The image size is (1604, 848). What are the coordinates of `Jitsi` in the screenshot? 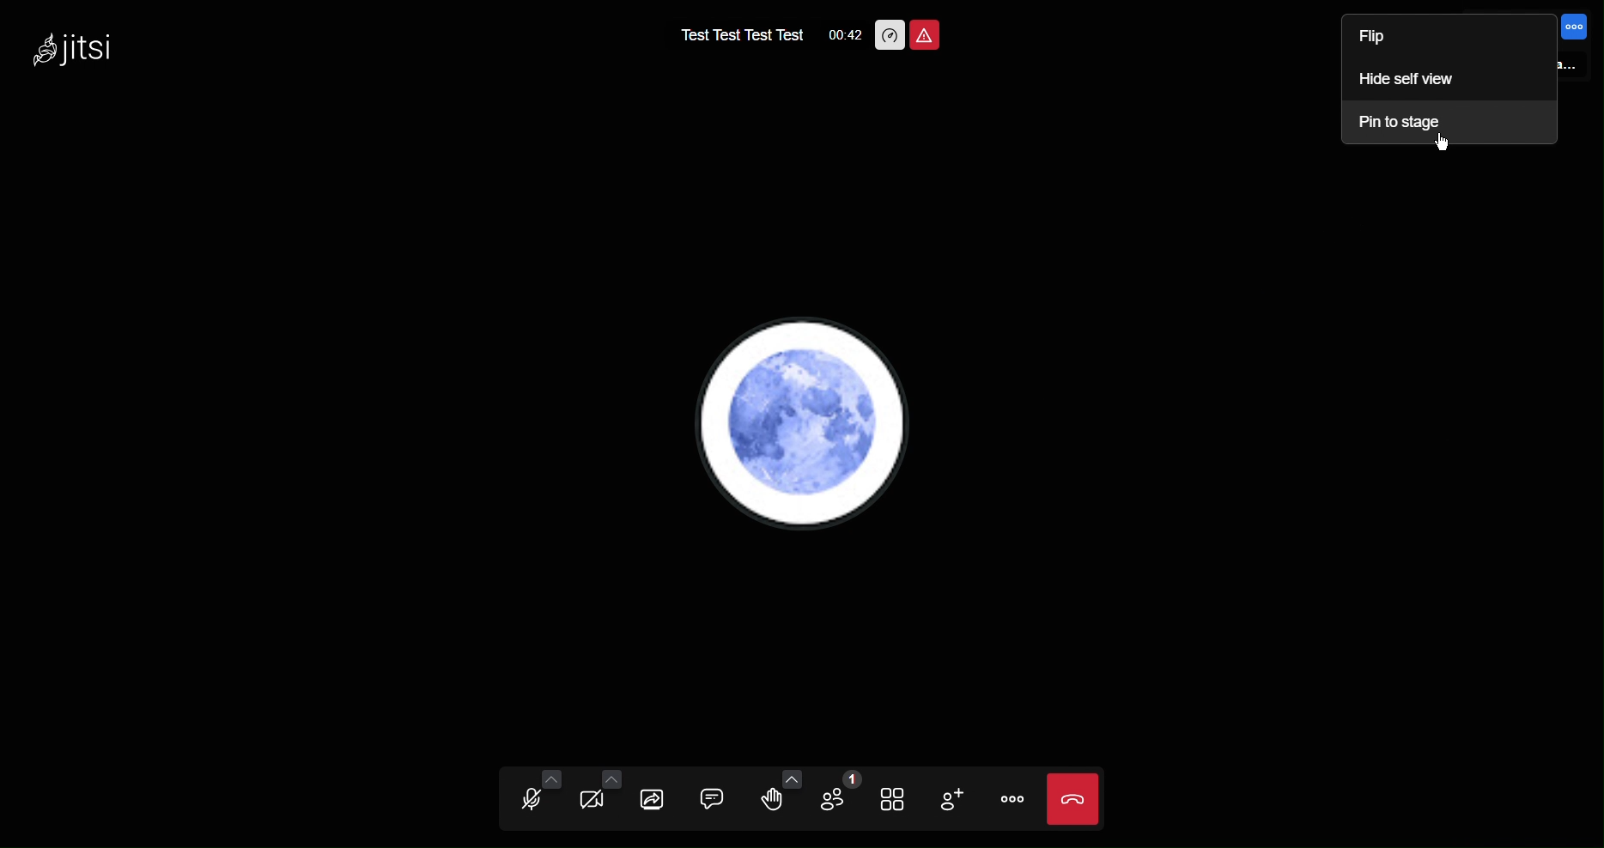 It's located at (76, 46).